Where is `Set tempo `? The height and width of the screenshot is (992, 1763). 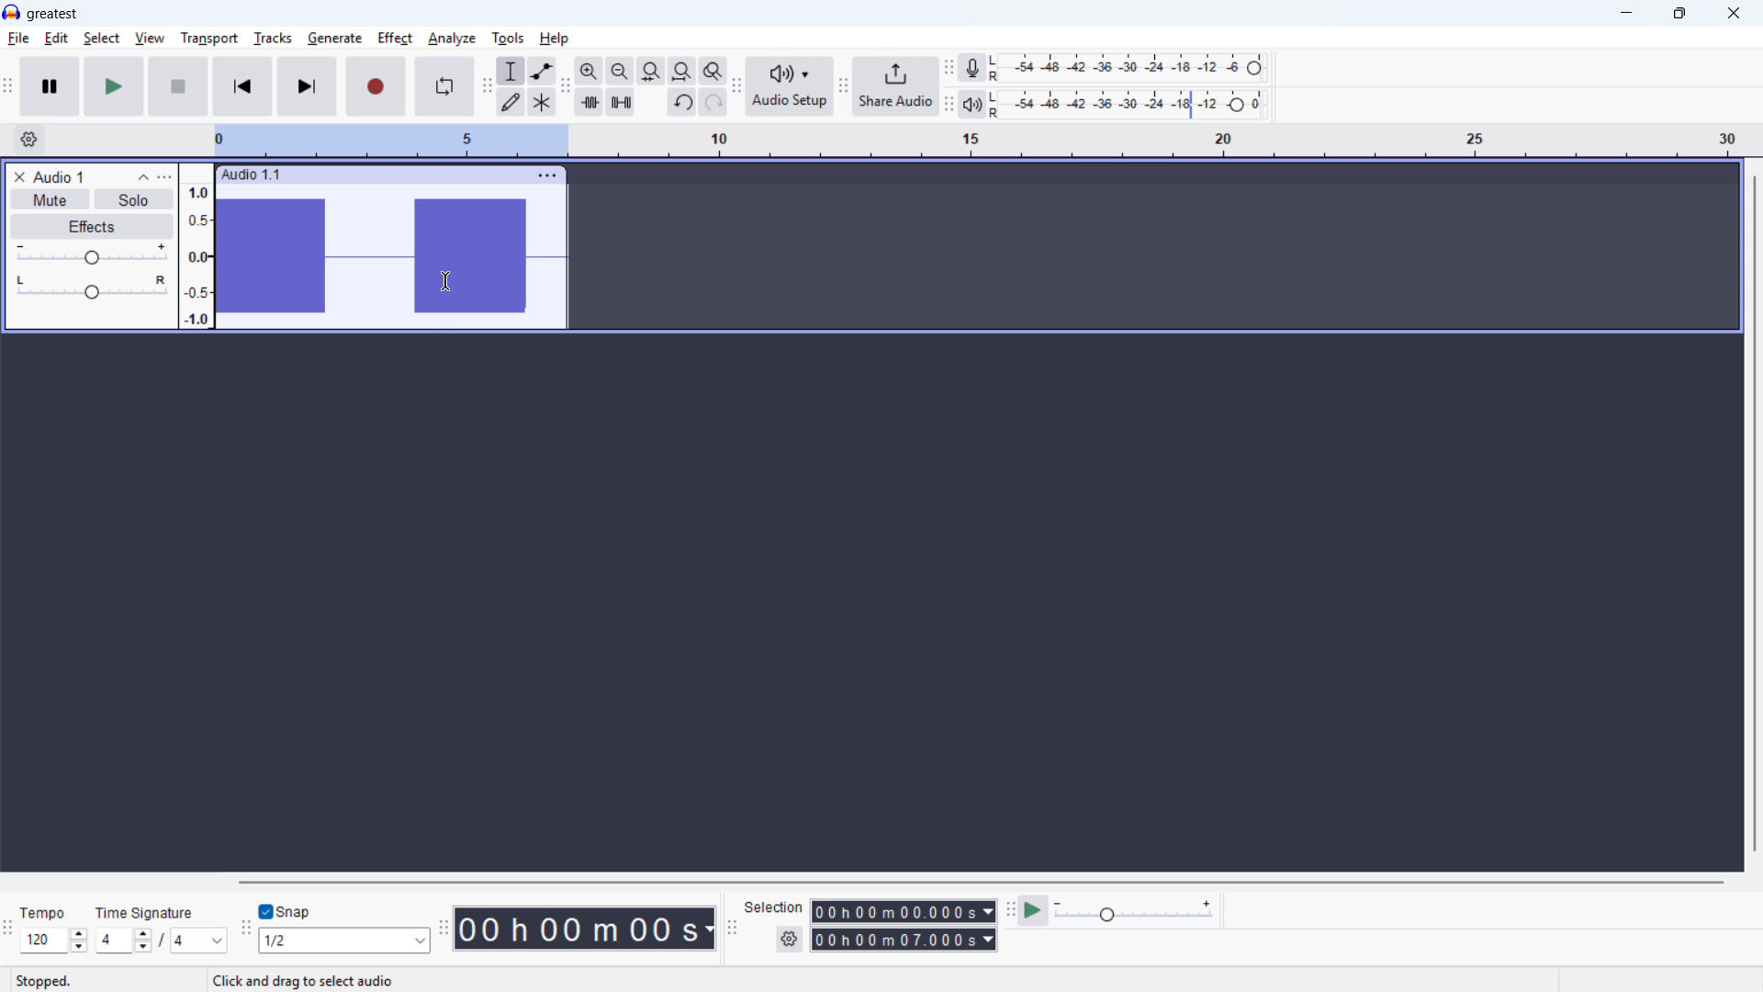
Set tempo  is located at coordinates (54, 940).